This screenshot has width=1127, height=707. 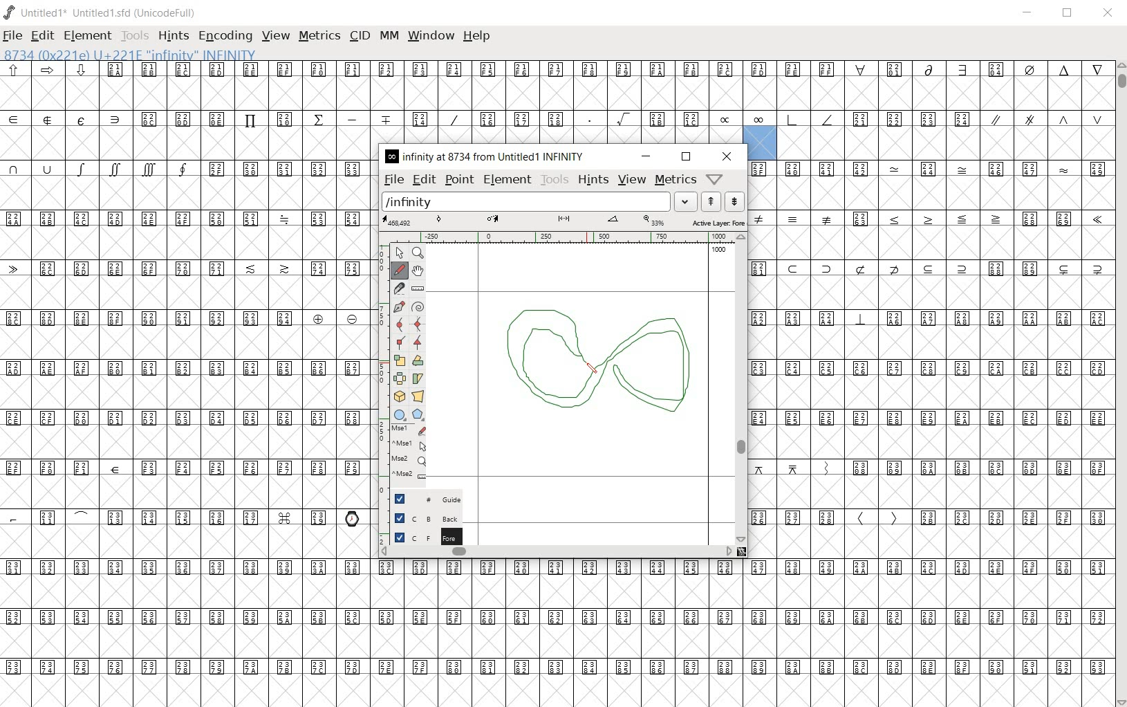 I want to click on Unicode code points, so click(x=188, y=368).